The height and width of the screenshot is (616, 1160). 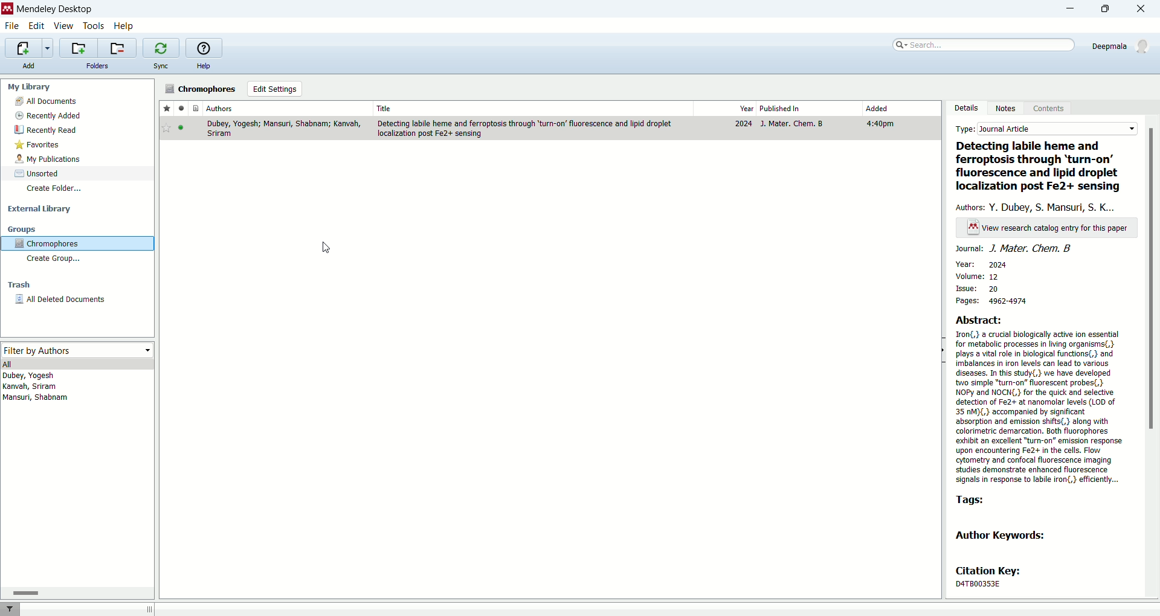 What do you see at coordinates (968, 107) in the screenshot?
I see `details` at bounding box center [968, 107].